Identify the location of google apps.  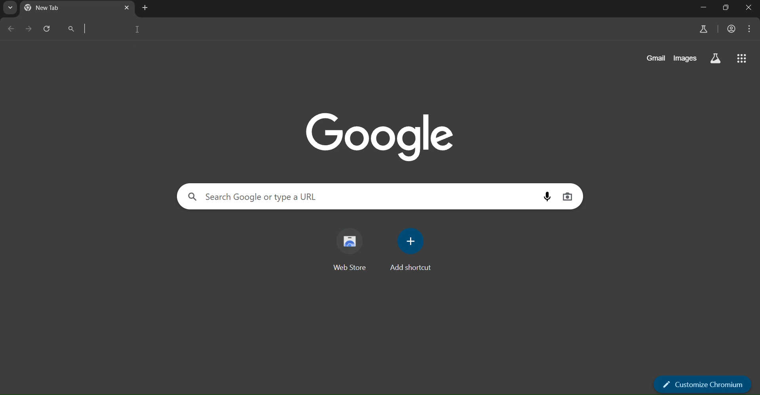
(743, 59).